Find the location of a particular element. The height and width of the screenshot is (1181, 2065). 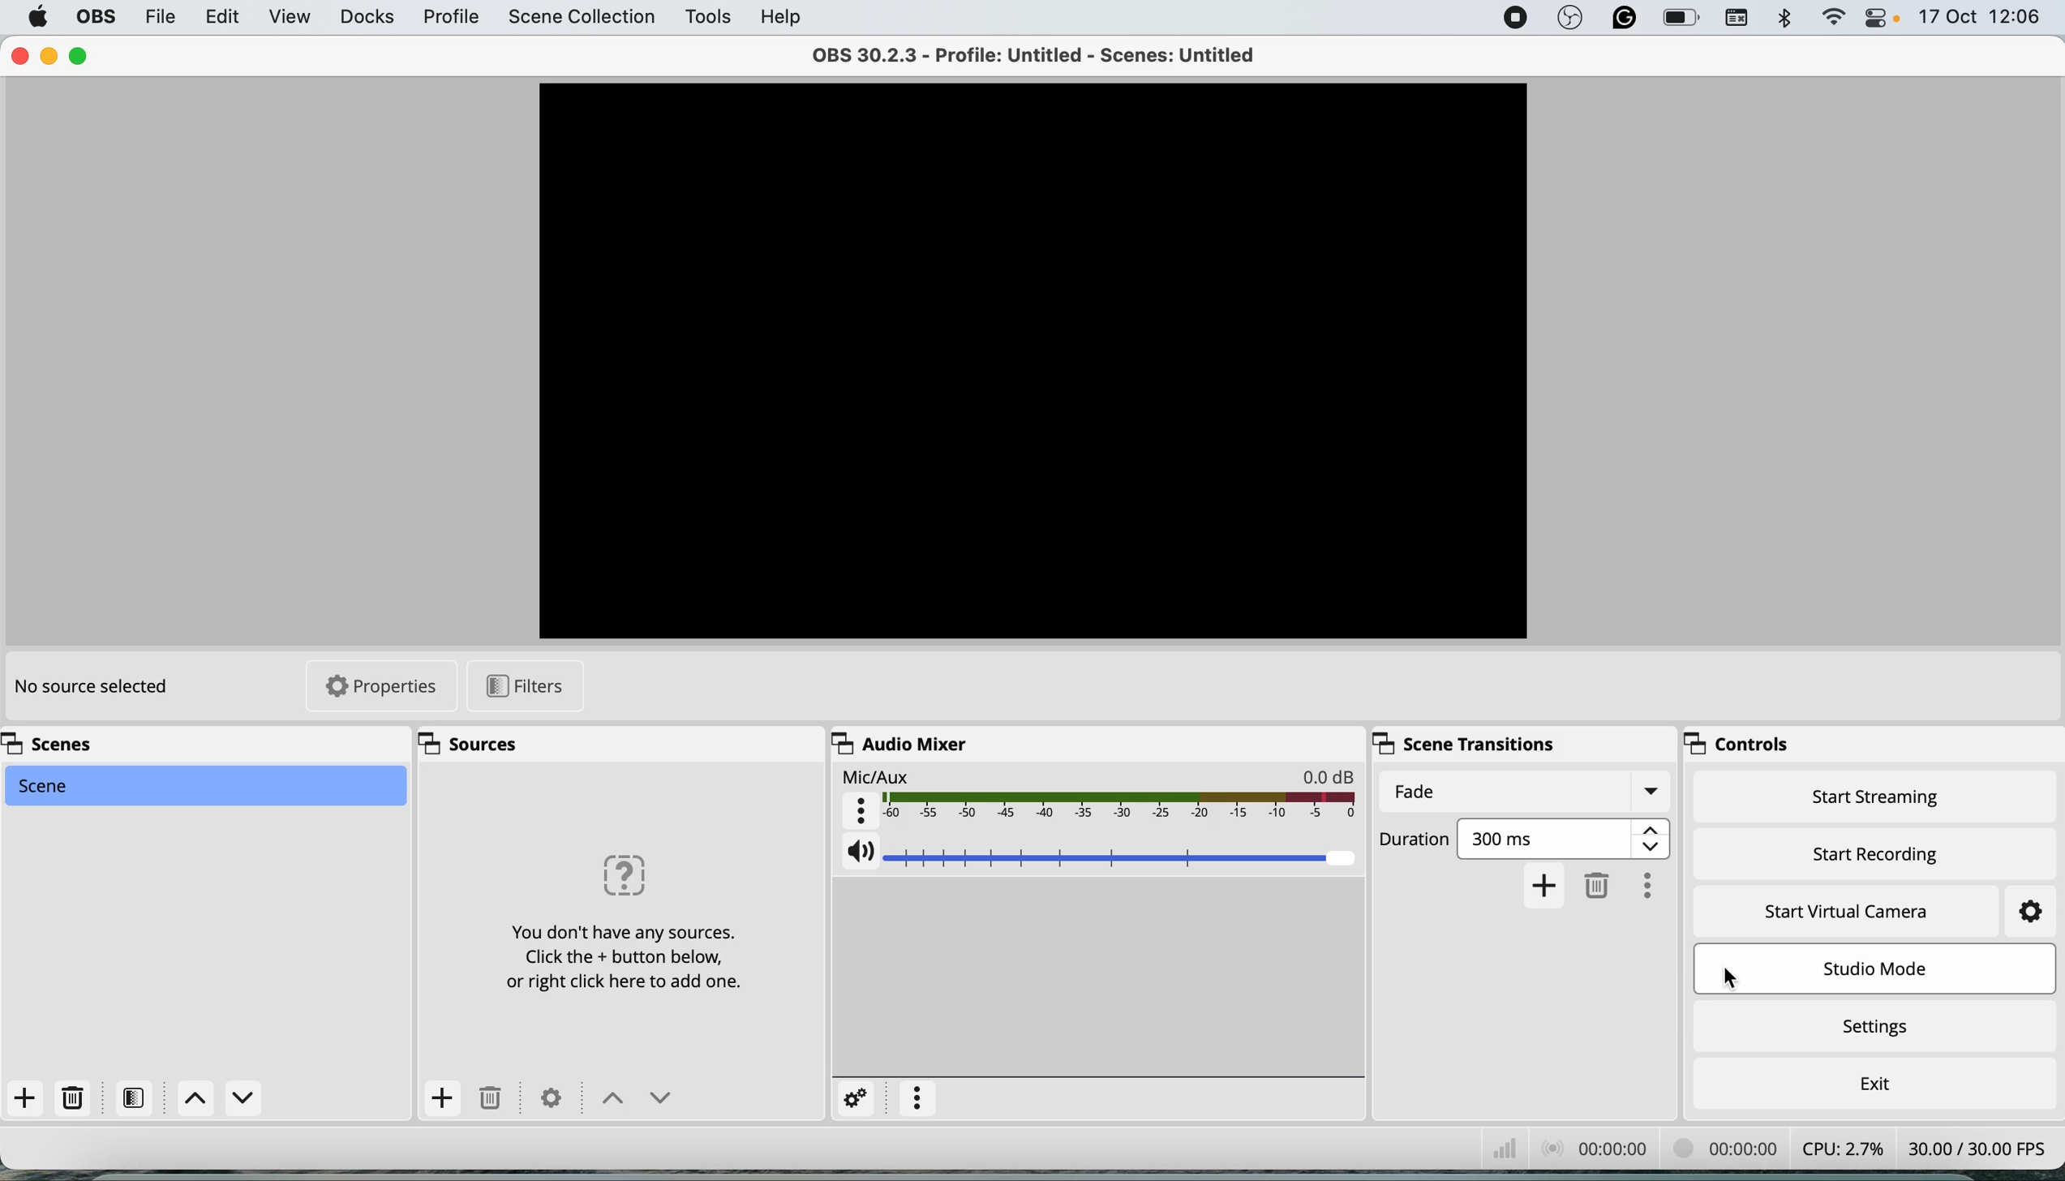

add sources is located at coordinates (443, 1097).